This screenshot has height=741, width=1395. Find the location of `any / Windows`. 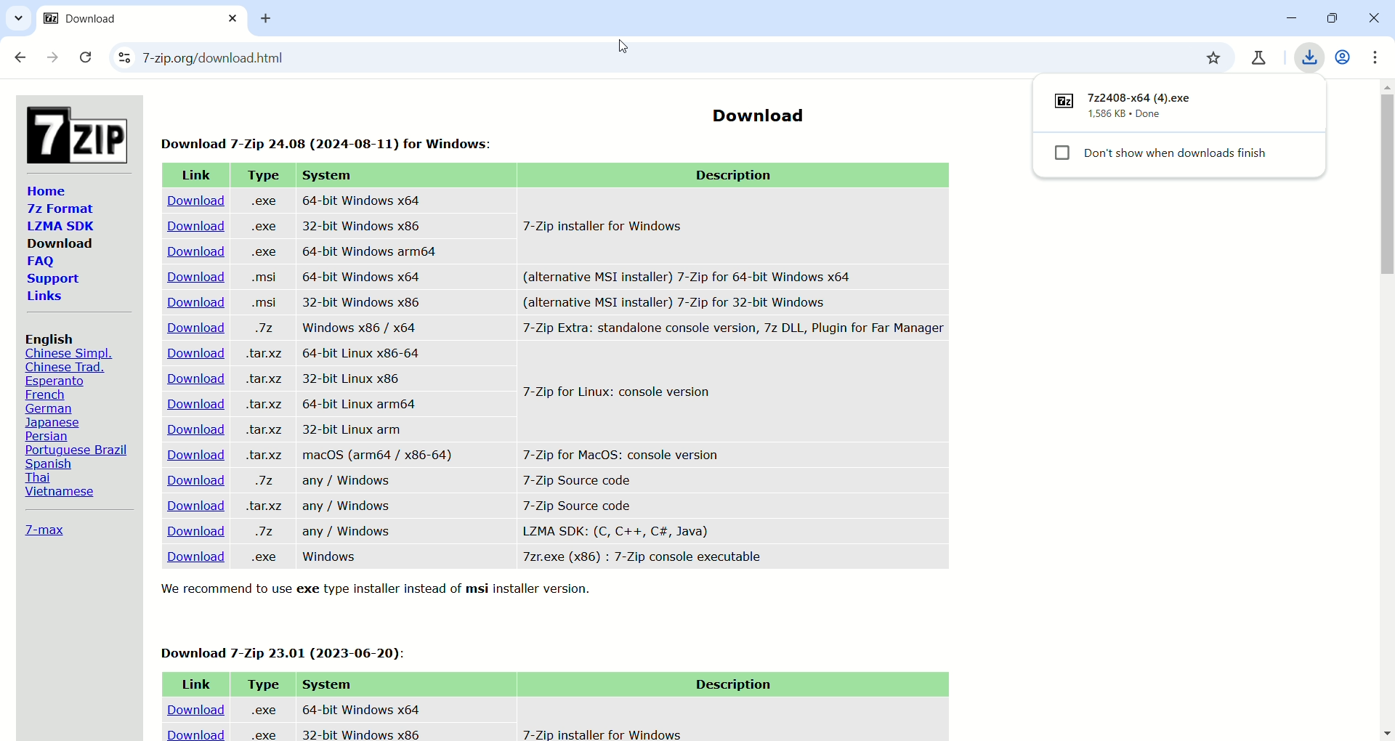

any / Windows is located at coordinates (345, 506).